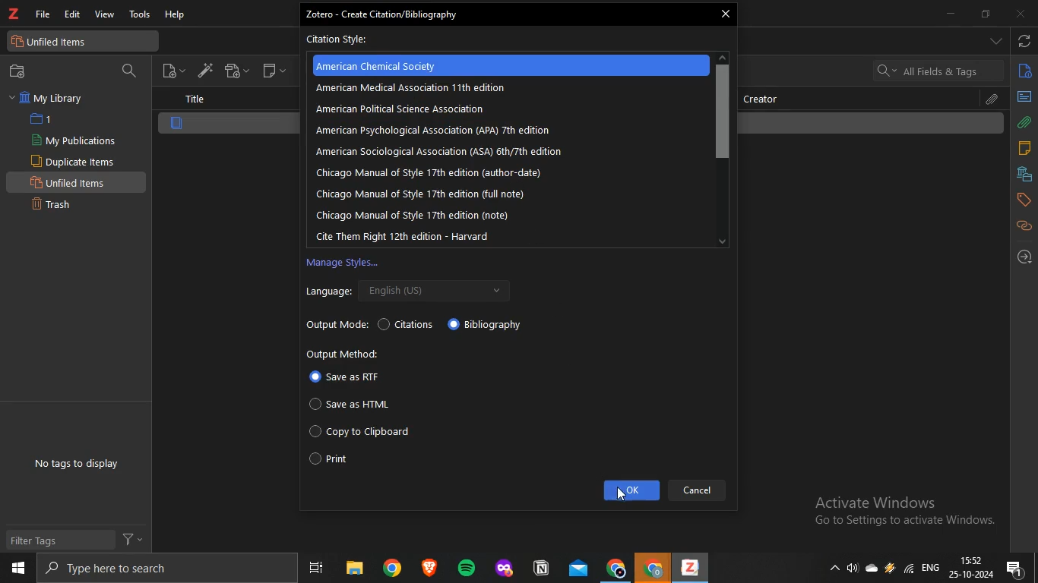  Describe the element at coordinates (315, 568) in the screenshot. I see `task view` at that location.